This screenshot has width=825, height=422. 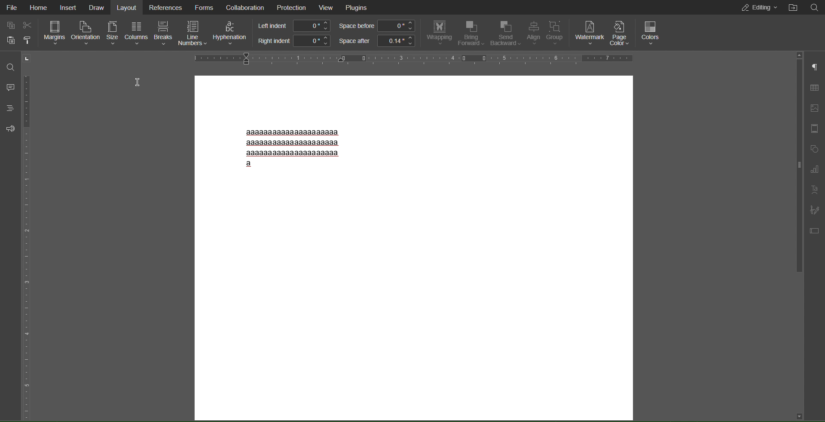 I want to click on Size, so click(x=113, y=34).